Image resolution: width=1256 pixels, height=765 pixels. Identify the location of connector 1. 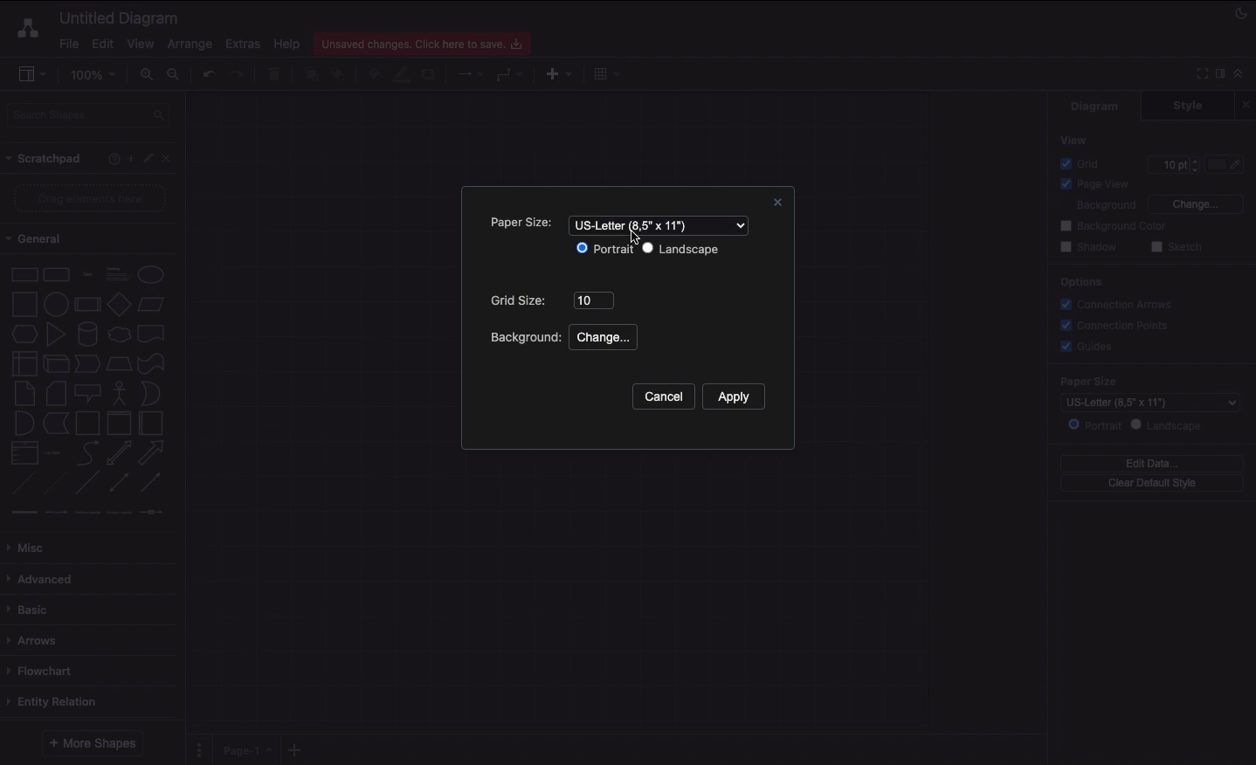
(22, 513).